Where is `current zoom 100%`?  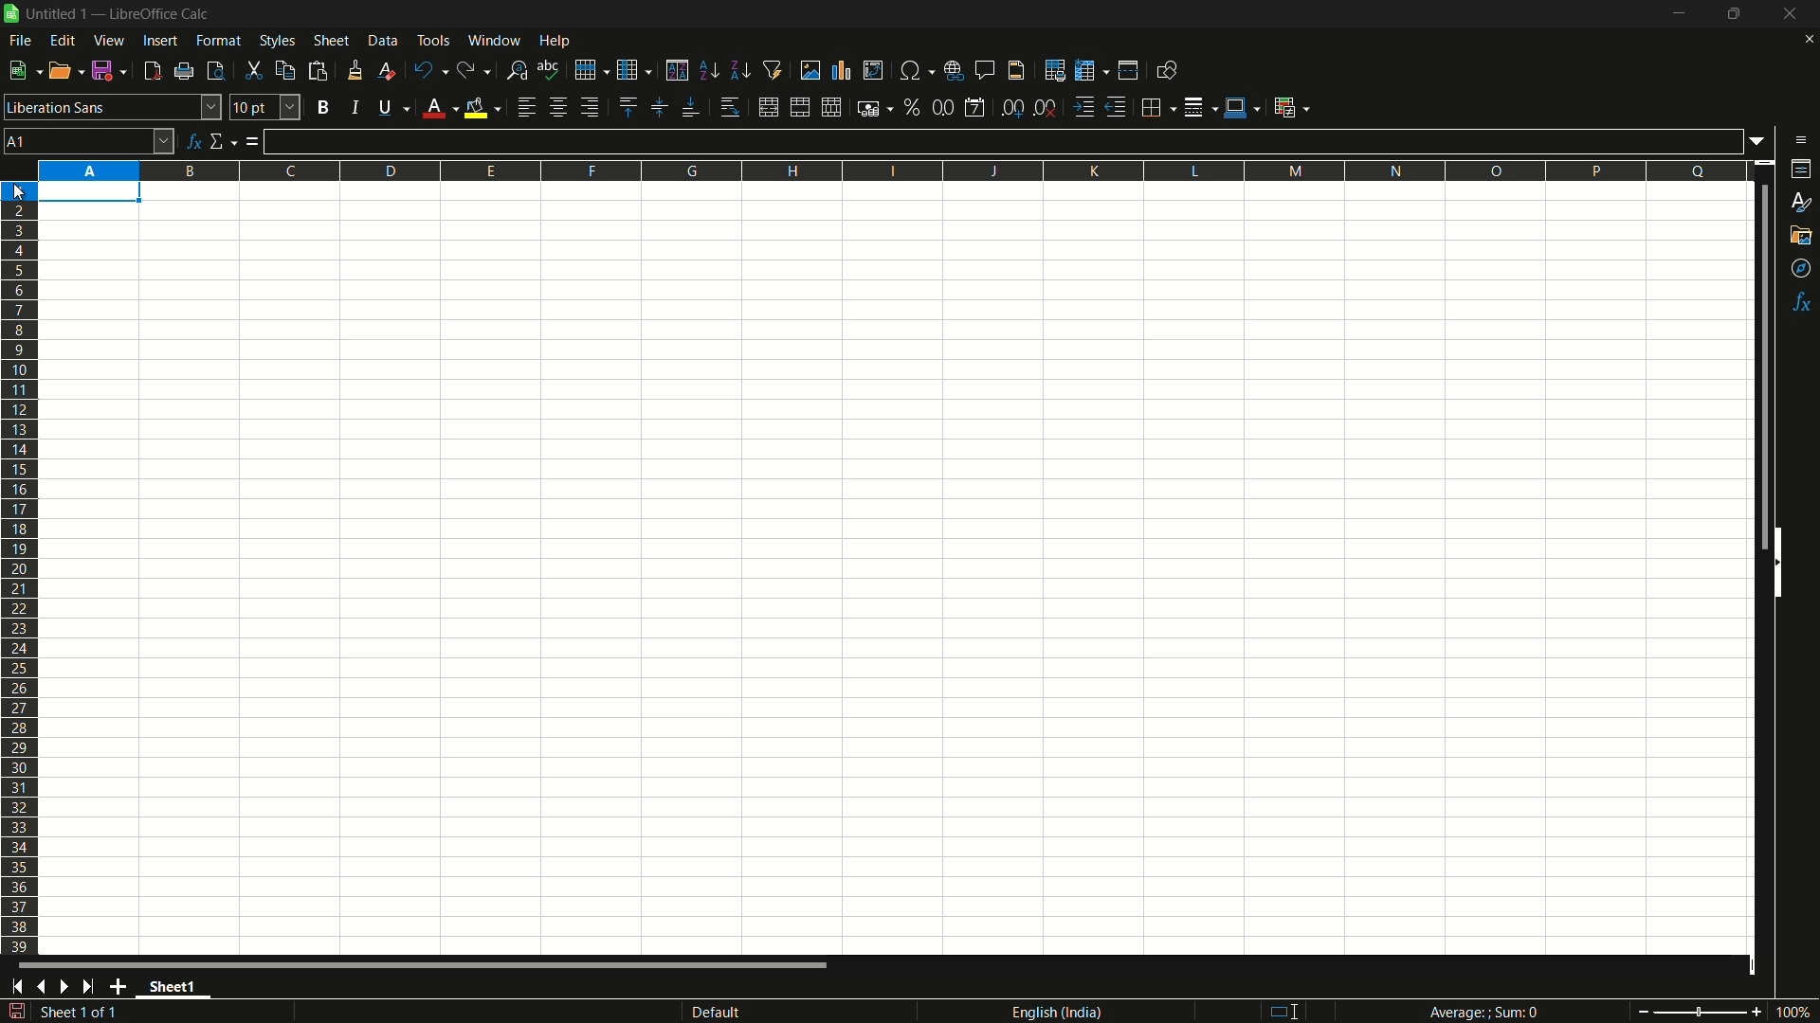
current zoom 100% is located at coordinates (1796, 1012).